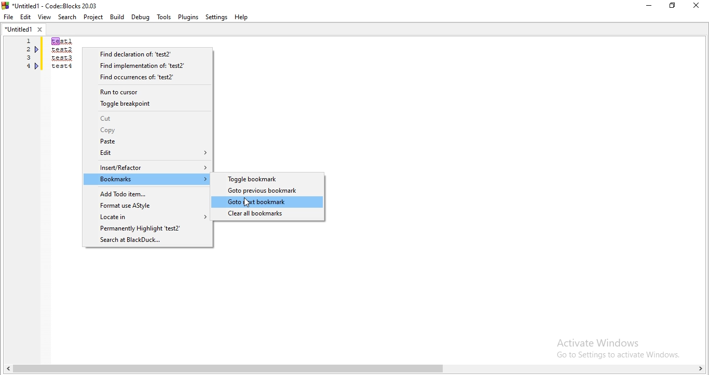 This screenshot has width=709, height=375. What do you see at coordinates (648, 6) in the screenshot?
I see `minimize` at bounding box center [648, 6].